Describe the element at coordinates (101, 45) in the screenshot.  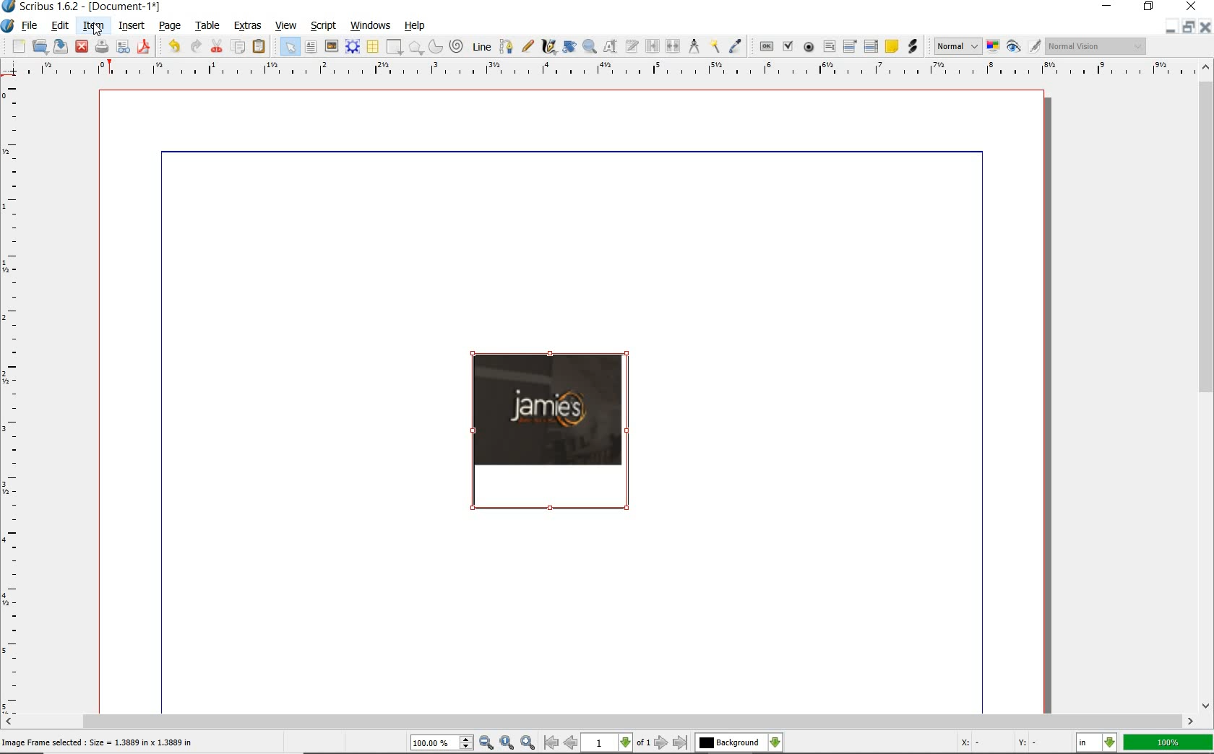
I see `print` at that location.